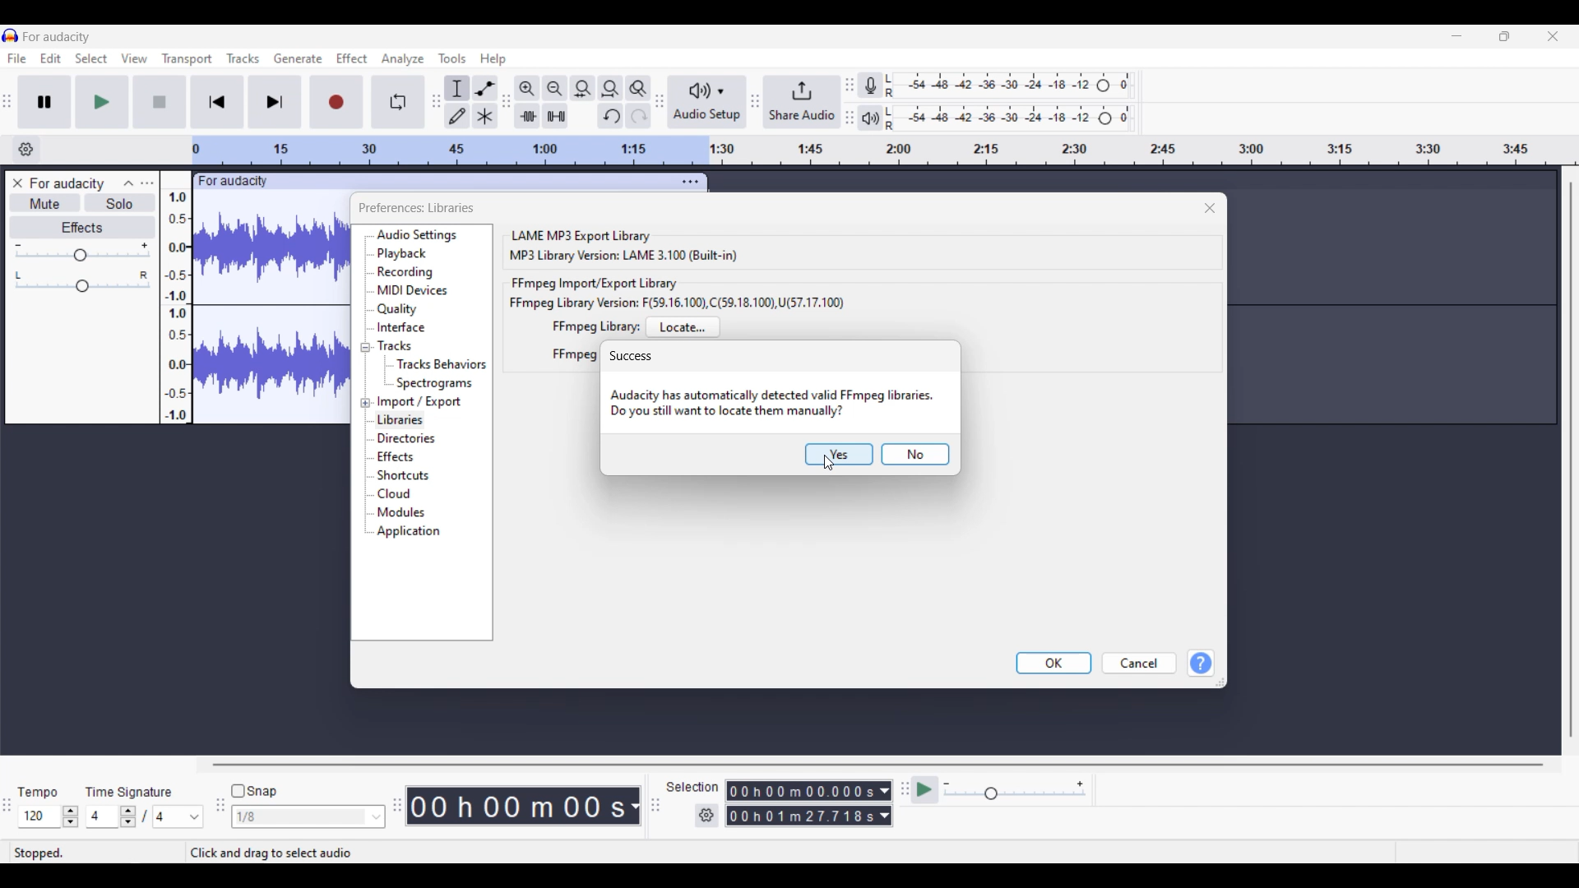  What do you see at coordinates (129, 183) in the screenshot?
I see `Collapse ` at bounding box center [129, 183].